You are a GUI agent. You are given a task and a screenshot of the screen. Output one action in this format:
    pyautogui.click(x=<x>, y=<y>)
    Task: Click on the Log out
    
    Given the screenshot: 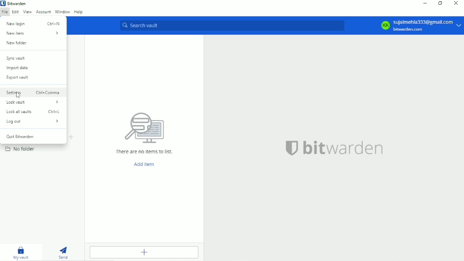 What is the action you would take?
    pyautogui.click(x=32, y=122)
    